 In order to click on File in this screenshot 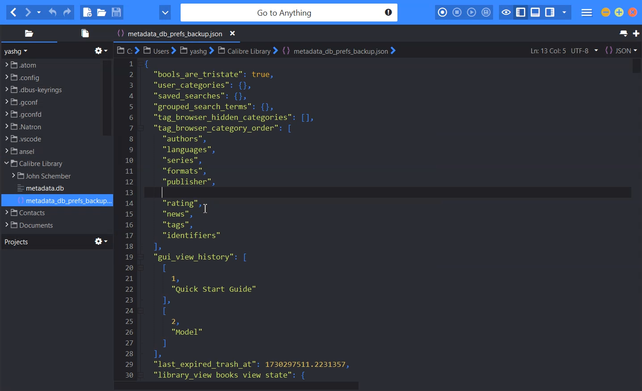, I will do `click(50, 151)`.